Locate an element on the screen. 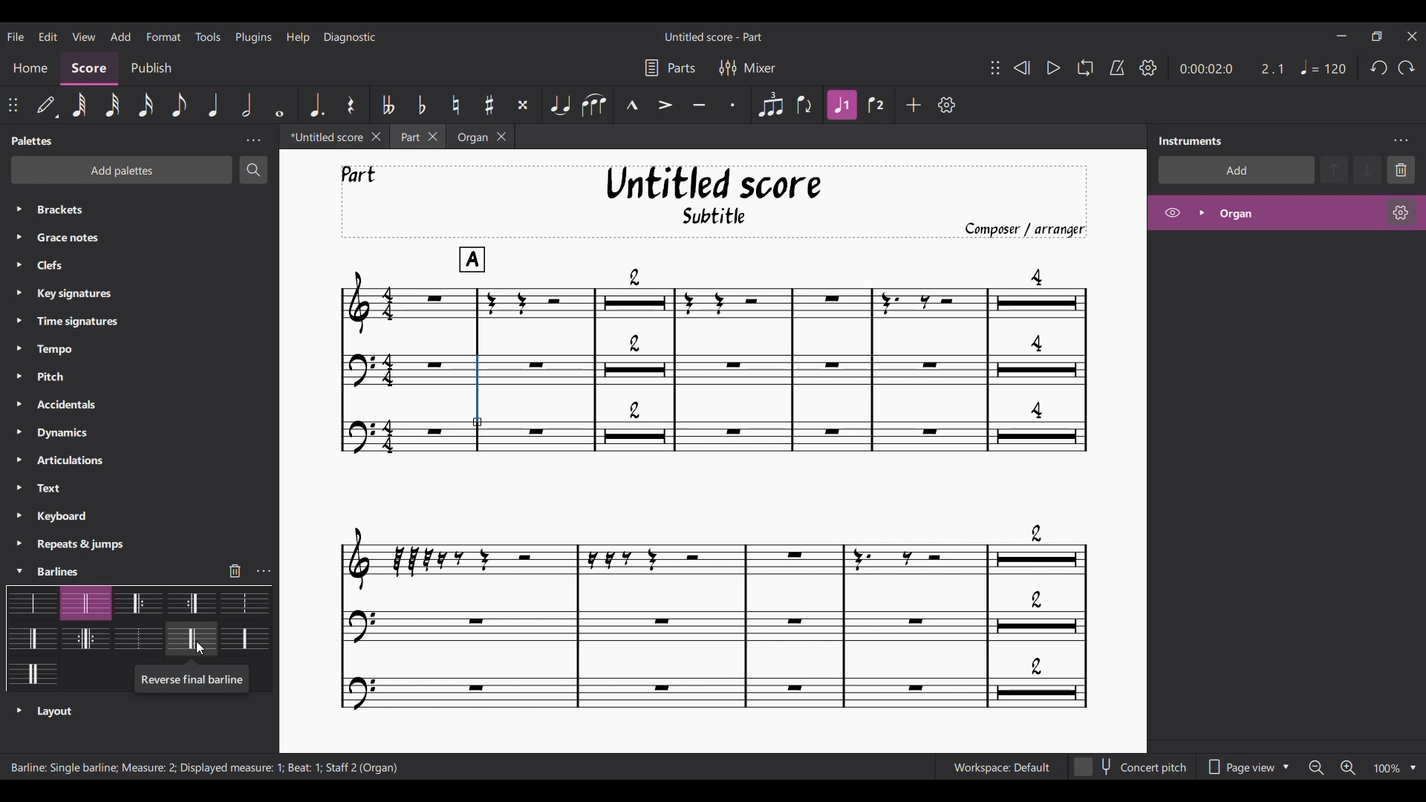 This screenshot has width=1426, height=802. Customize toolbar is located at coordinates (946, 104).